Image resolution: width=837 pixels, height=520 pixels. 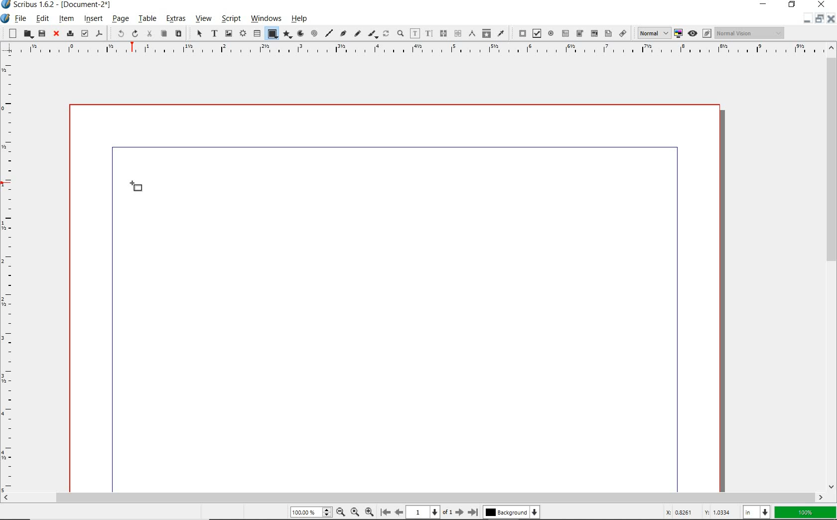 I want to click on open, so click(x=27, y=34).